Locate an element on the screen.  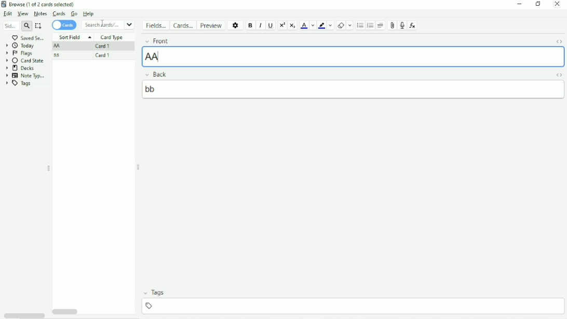
Help is located at coordinates (89, 14).